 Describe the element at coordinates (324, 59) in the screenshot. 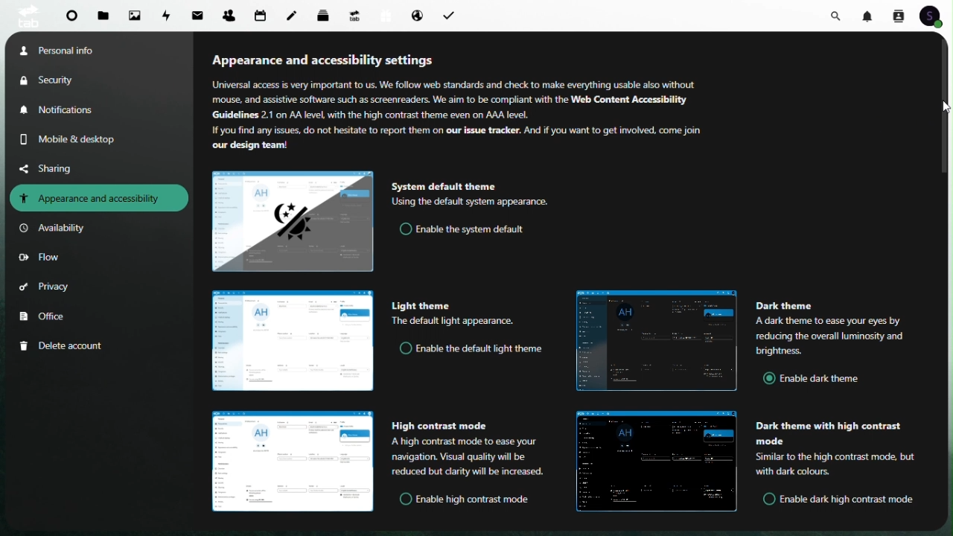

I see `Appearance and accessibility settings` at that location.